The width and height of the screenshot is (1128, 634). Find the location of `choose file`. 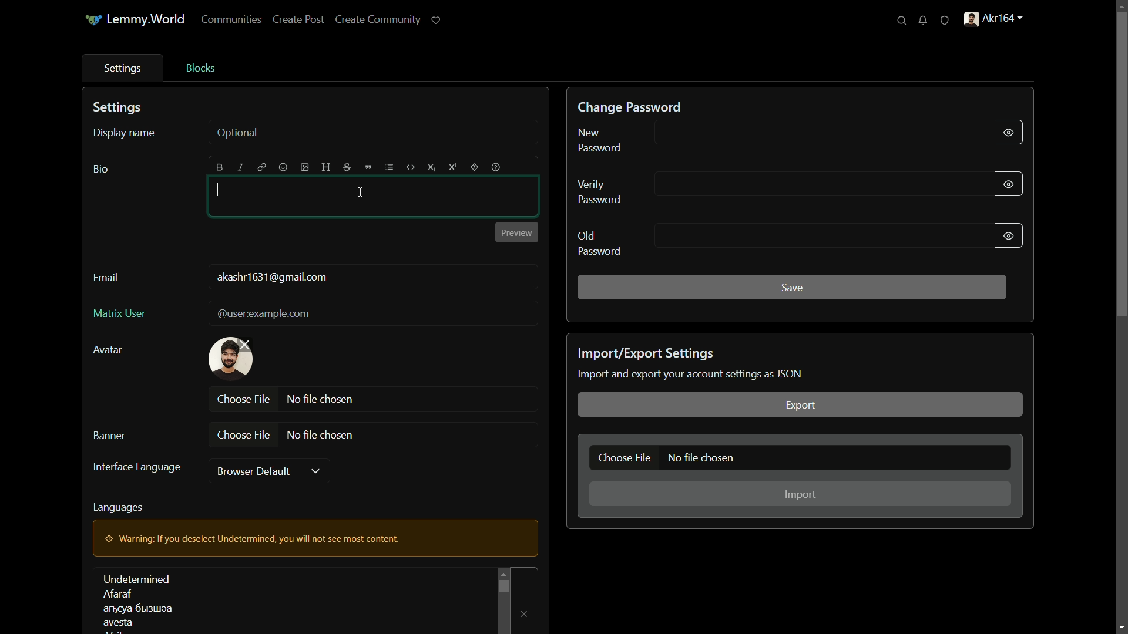

choose file is located at coordinates (623, 457).